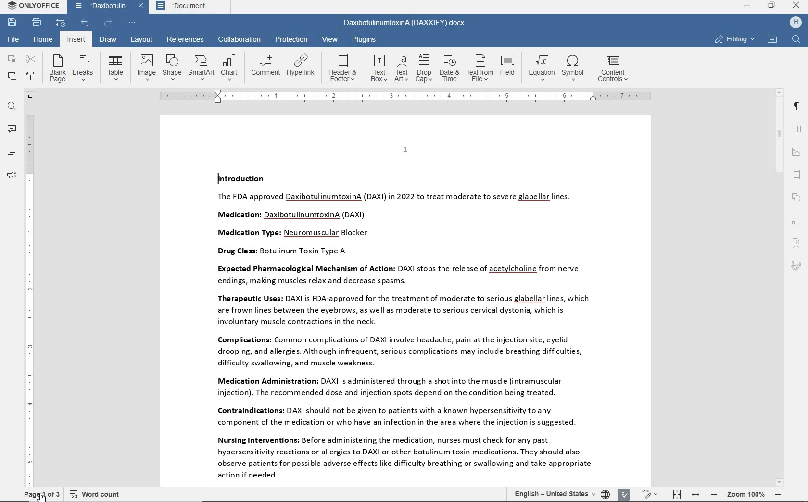 The width and height of the screenshot is (808, 502). I want to click on undo, so click(86, 24).